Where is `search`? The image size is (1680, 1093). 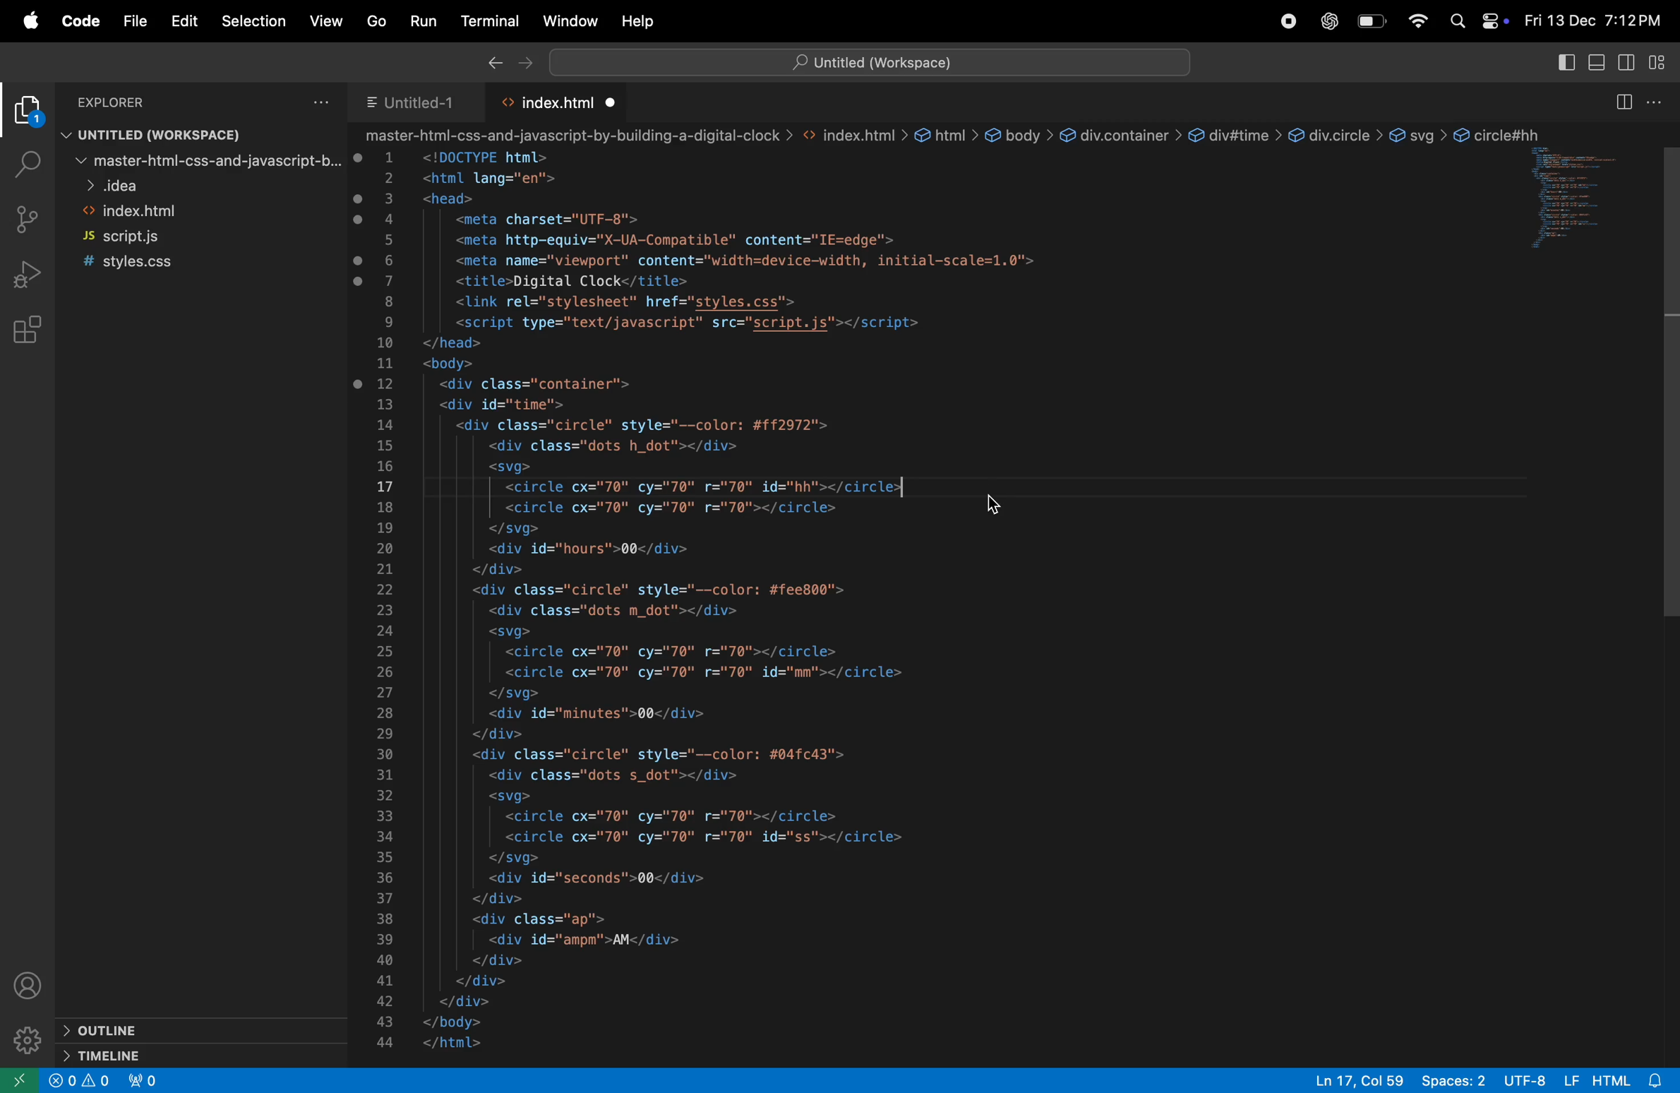 search is located at coordinates (23, 163).